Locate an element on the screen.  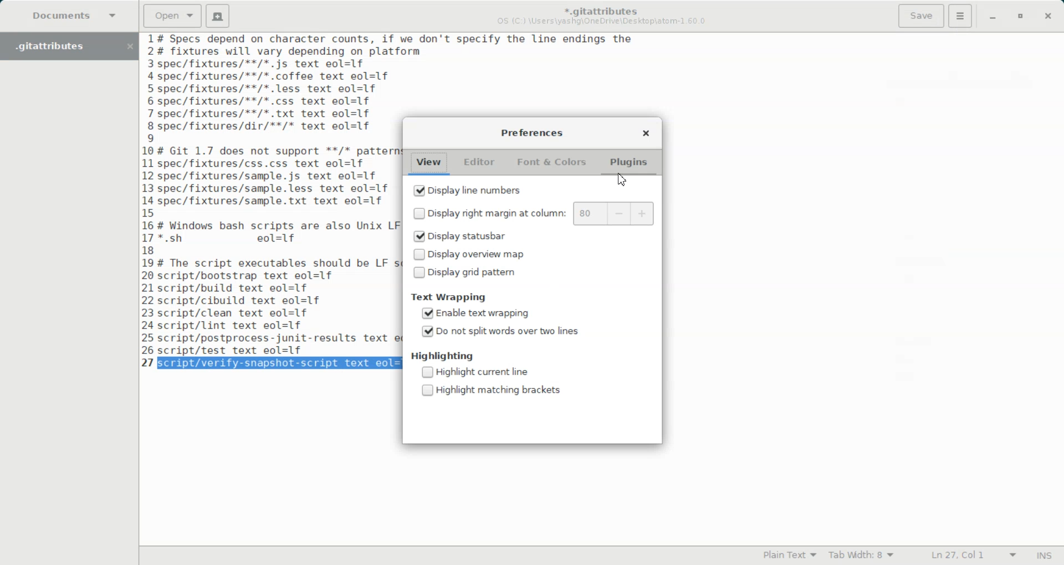
80 is located at coordinates (587, 213).